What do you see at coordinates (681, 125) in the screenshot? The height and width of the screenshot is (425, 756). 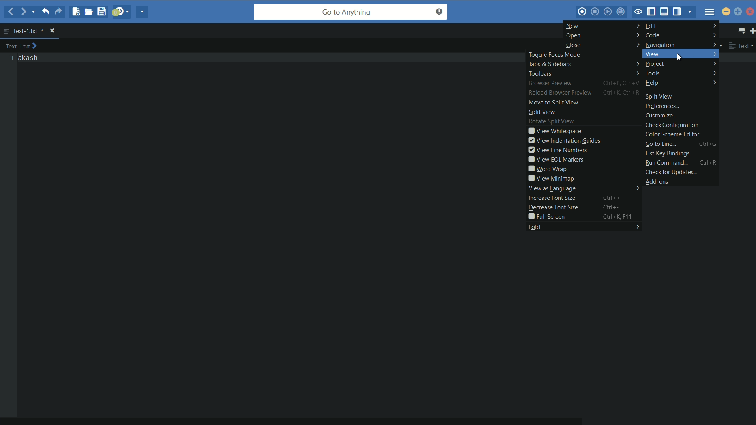 I see `check configuration` at bounding box center [681, 125].